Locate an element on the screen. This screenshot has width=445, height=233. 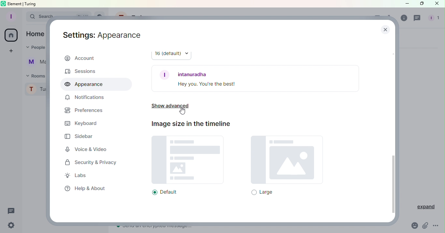
Threads is located at coordinates (416, 19).